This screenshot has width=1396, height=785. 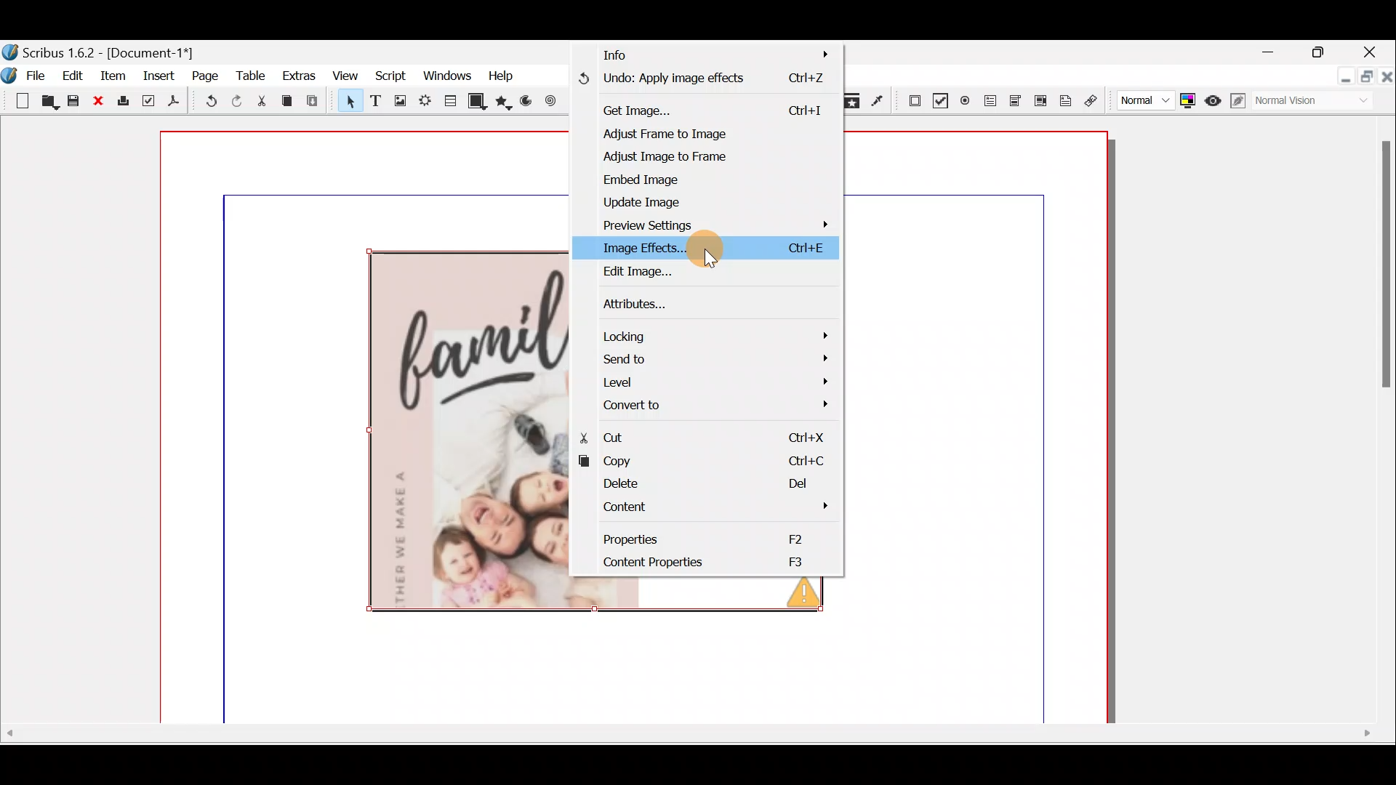 I want to click on Undo, so click(x=204, y=102).